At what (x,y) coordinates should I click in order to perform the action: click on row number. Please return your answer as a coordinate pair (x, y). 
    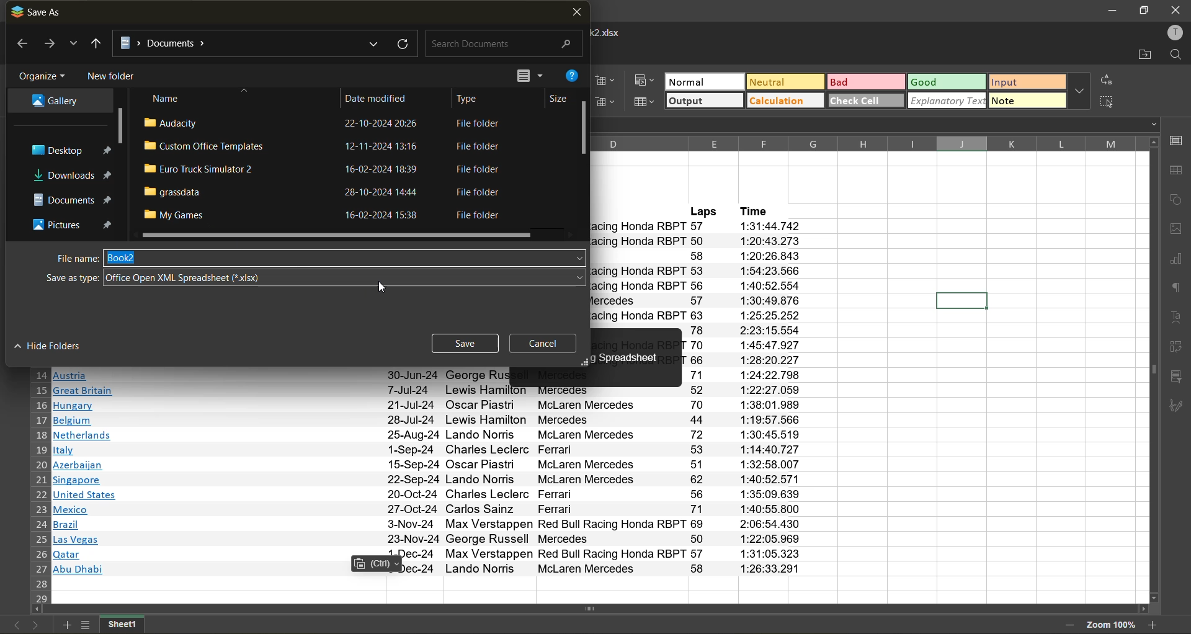
    Looking at the image, I should click on (40, 486).